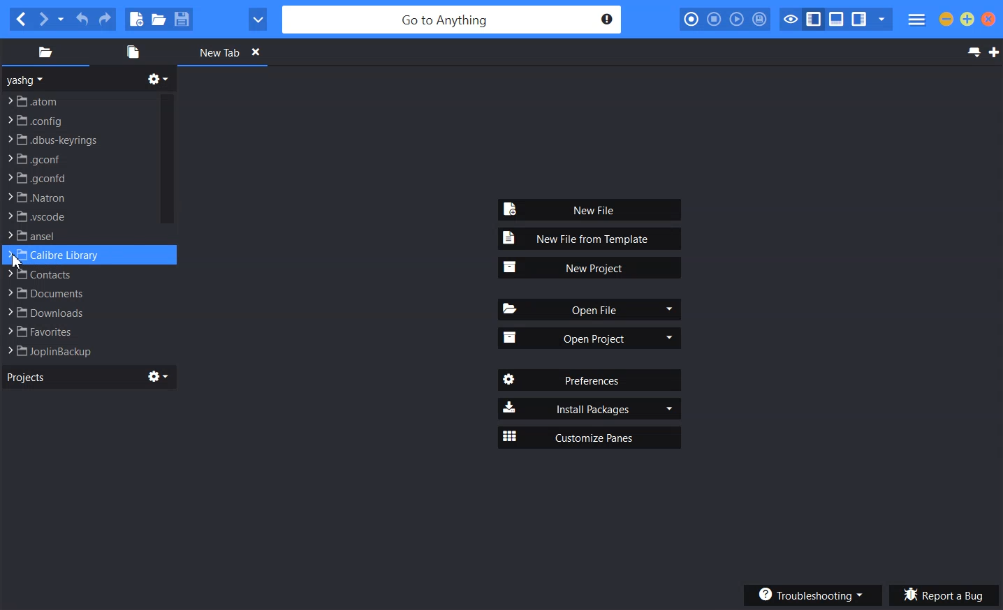 Image resolution: width=1003 pixels, height=610 pixels. Describe the element at coordinates (590, 437) in the screenshot. I see `Customize Panes` at that location.